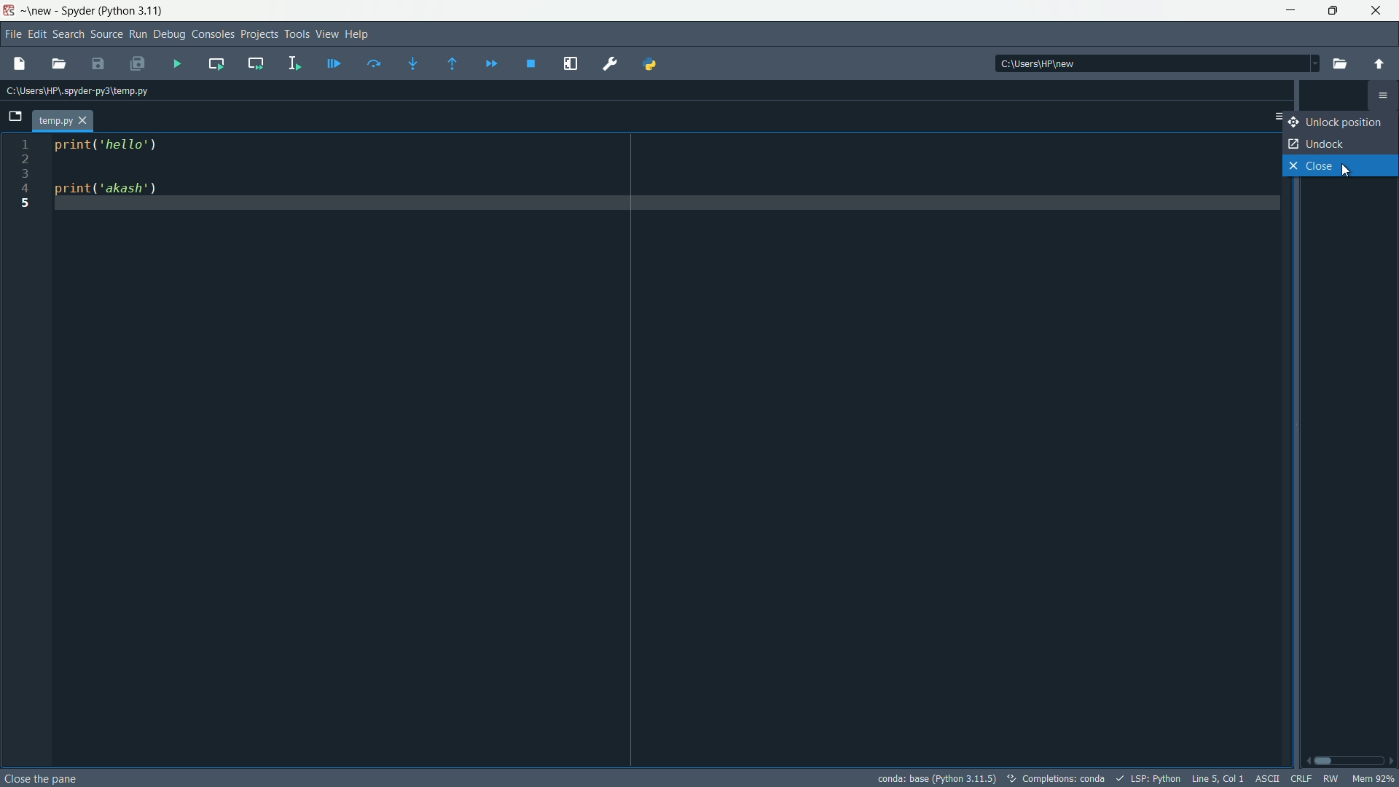 This screenshot has height=787, width=1399. Describe the element at coordinates (211, 34) in the screenshot. I see `Consoles Menu` at that location.